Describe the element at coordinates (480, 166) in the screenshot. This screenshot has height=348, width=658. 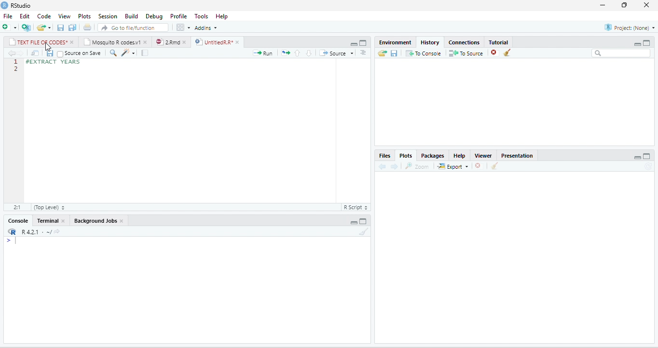
I see `close file` at that location.